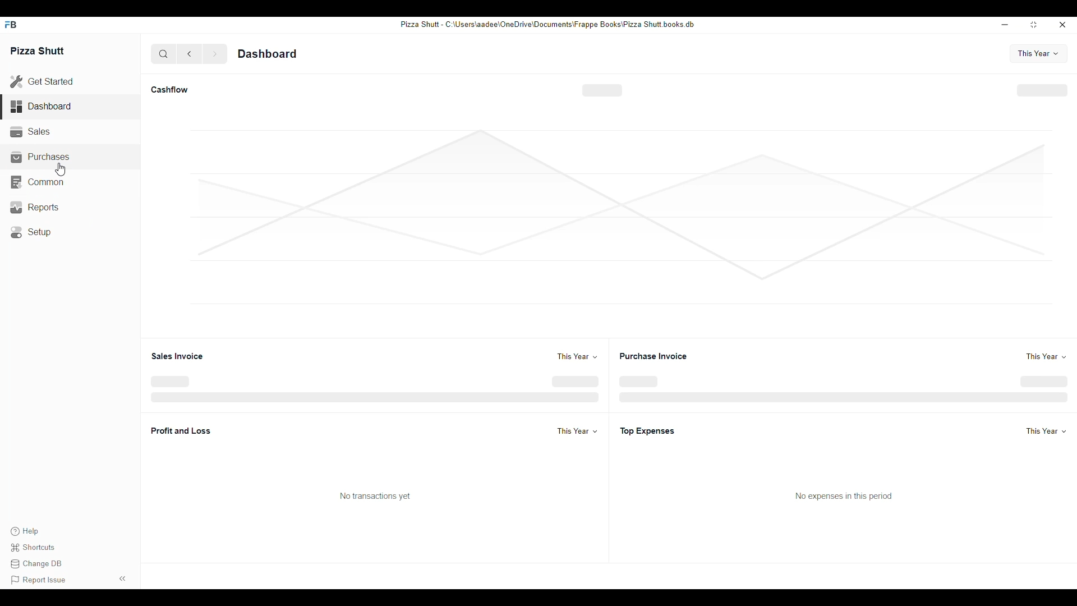  I want to click on <<, so click(123, 578).